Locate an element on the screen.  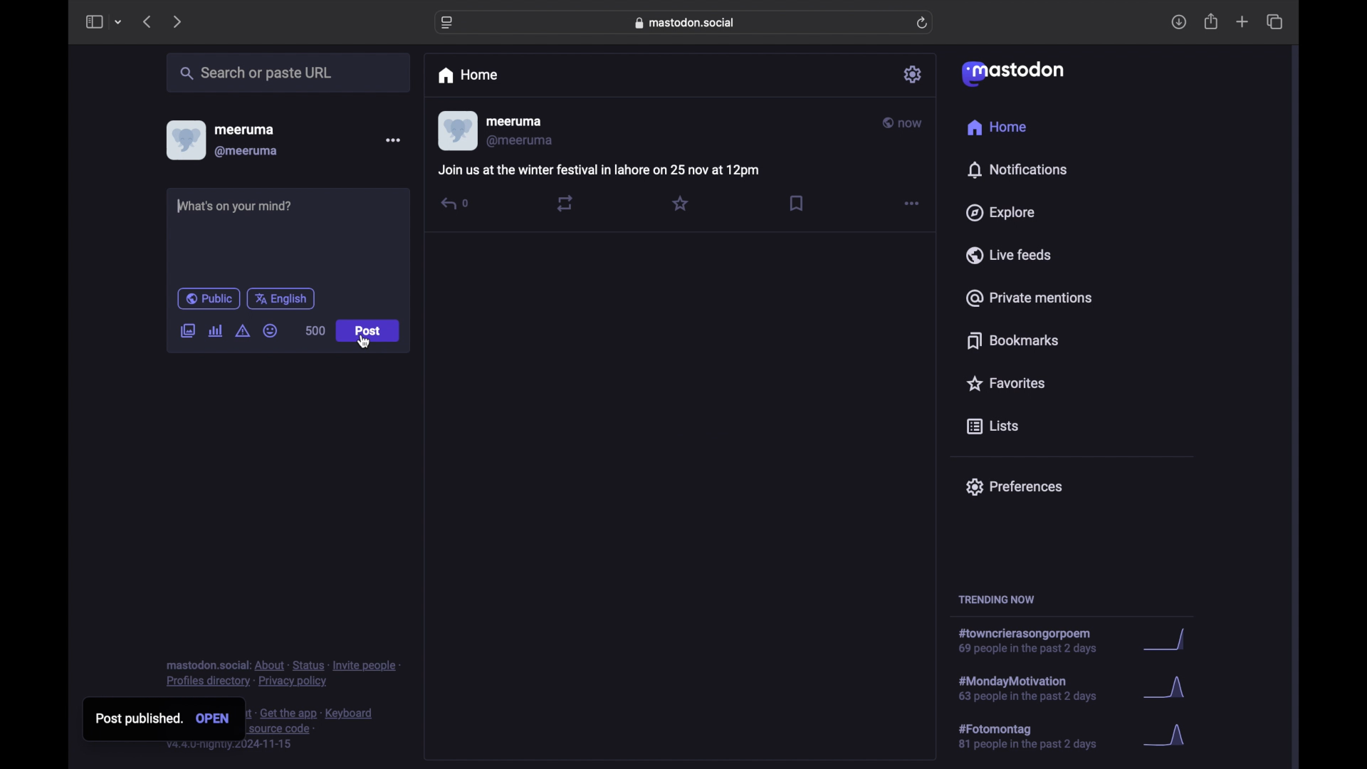
more options is located at coordinates (911, 204).